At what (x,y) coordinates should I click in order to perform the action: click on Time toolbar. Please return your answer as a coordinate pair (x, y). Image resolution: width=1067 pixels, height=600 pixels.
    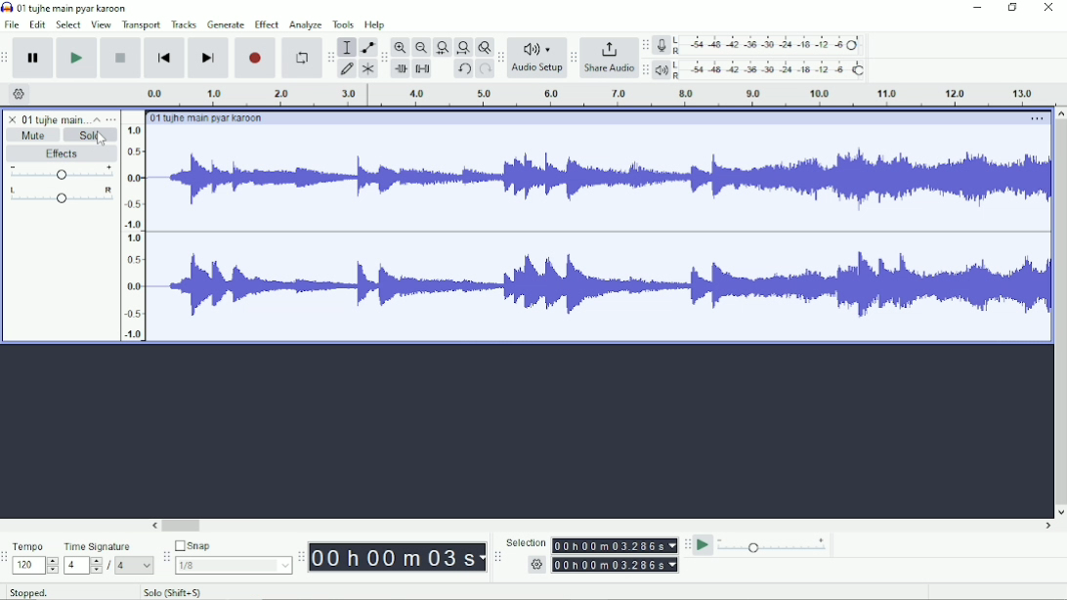
    Looking at the image, I should click on (397, 556).